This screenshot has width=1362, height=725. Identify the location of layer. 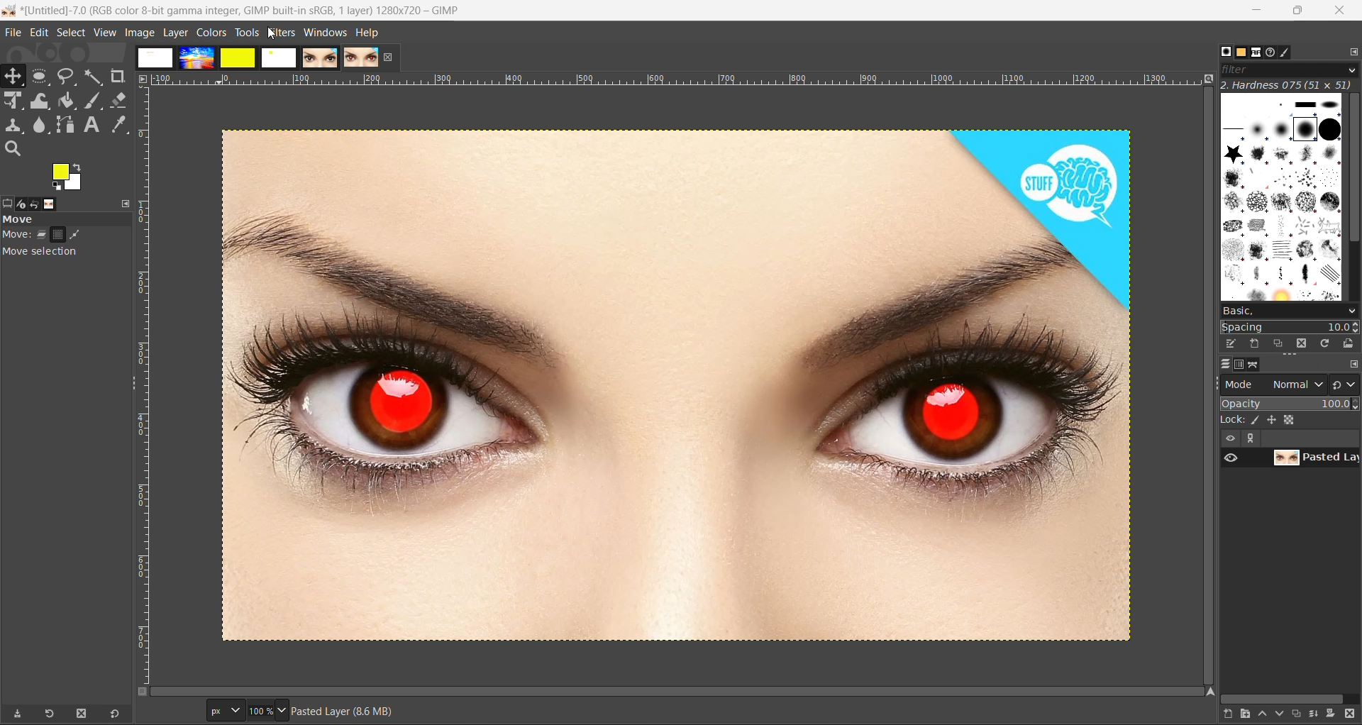
(175, 33).